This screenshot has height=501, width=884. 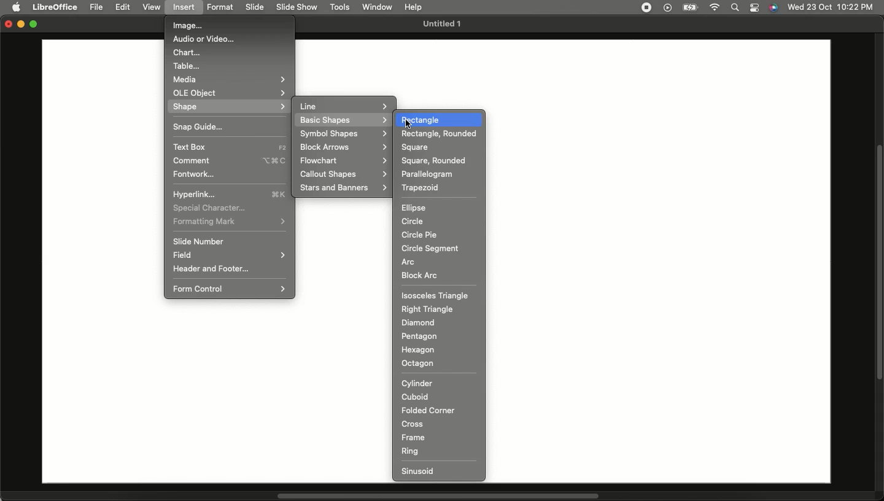 What do you see at coordinates (231, 92) in the screenshot?
I see `OLE object` at bounding box center [231, 92].